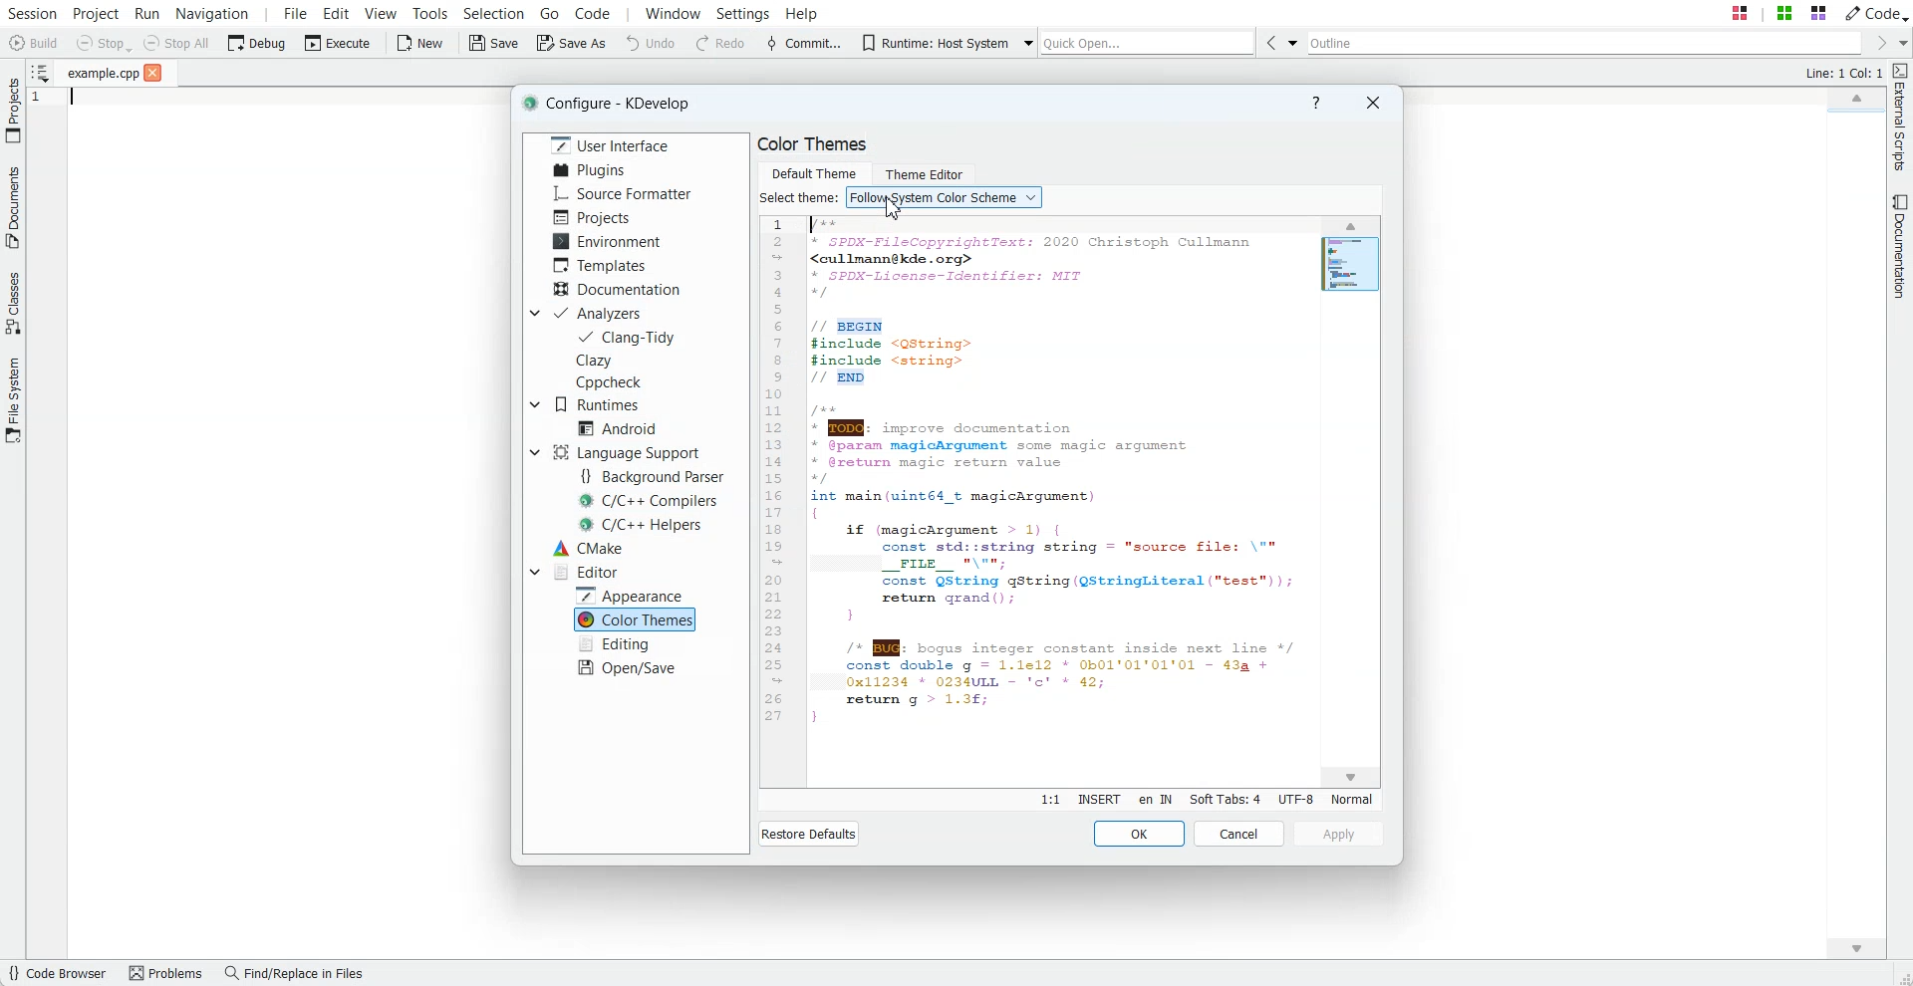 This screenshot has width=1913, height=986. Describe the element at coordinates (1098, 800) in the screenshot. I see `Insert` at that location.